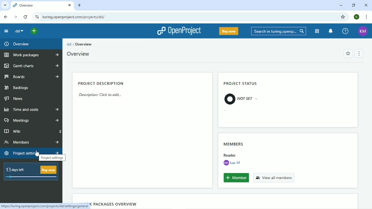 This screenshot has height=209, width=372. I want to click on Not Set, so click(241, 99).